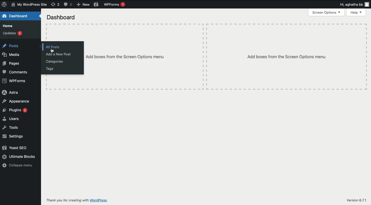 The width and height of the screenshot is (371, 205). Describe the element at coordinates (14, 81) in the screenshot. I see `WPForms` at that location.